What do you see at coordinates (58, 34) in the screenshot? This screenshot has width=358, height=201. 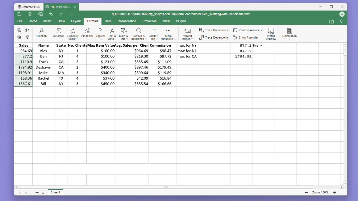 I see `Autosum` at bounding box center [58, 34].